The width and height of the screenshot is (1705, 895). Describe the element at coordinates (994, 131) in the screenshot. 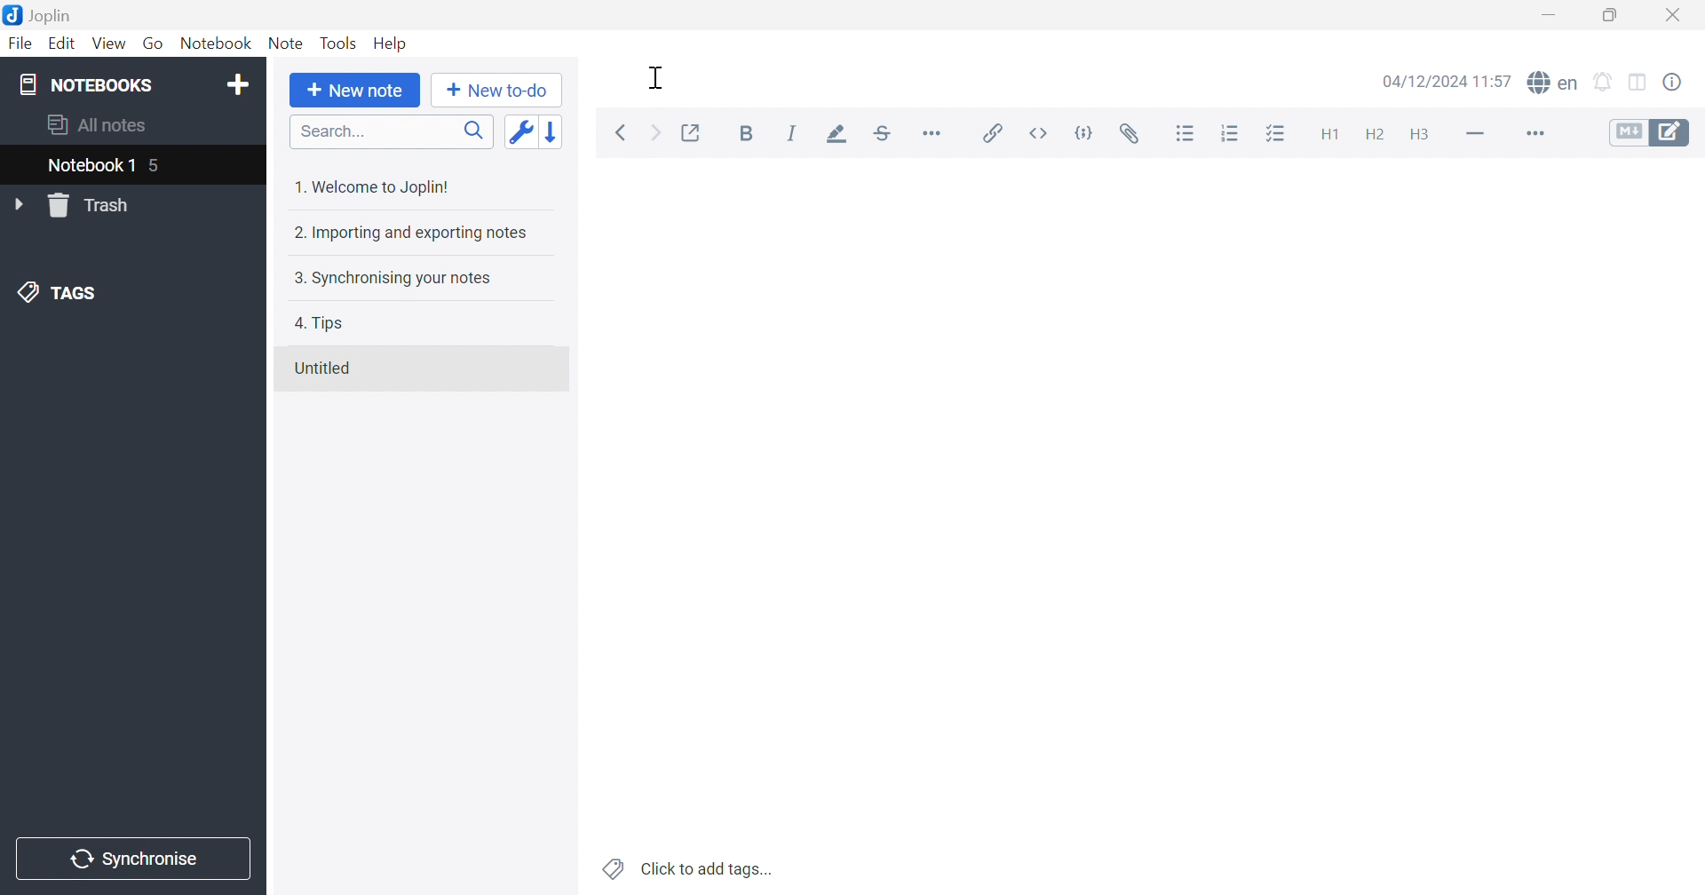

I see `Insert / edit link` at that location.